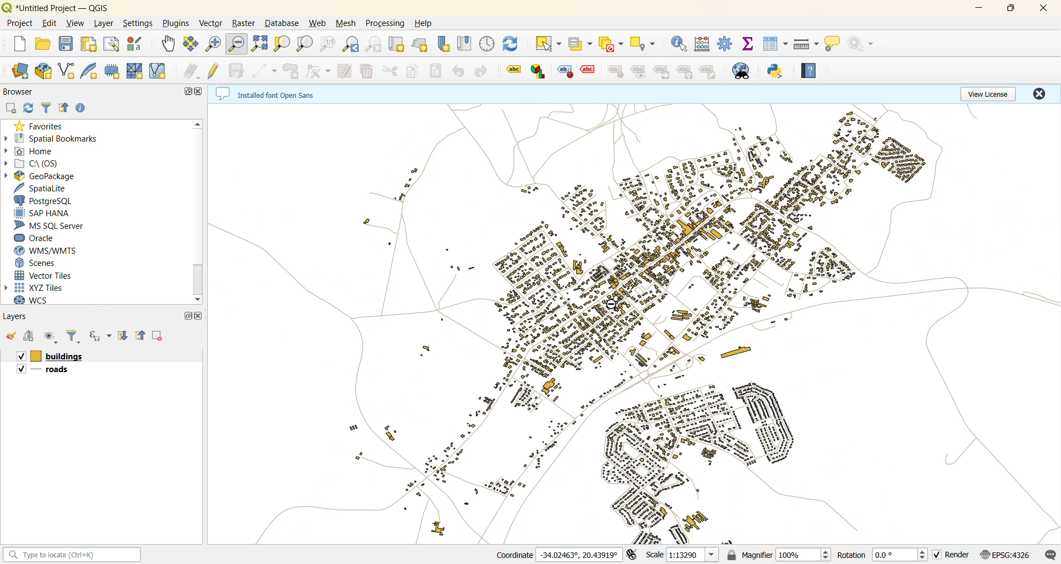  Describe the element at coordinates (39, 263) in the screenshot. I see `scenes` at that location.